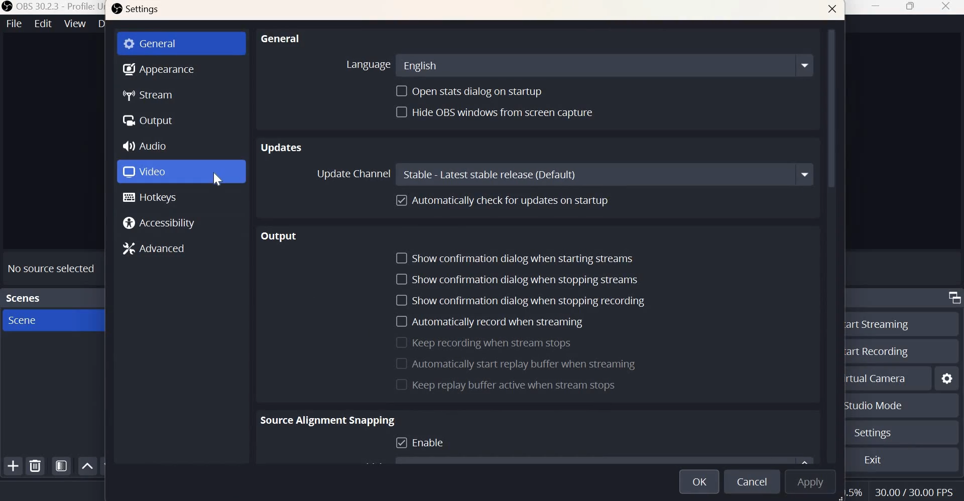 The width and height of the screenshot is (964, 501). Describe the element at coordinates (75, 24) in the screenshot. I see `View` at that location.